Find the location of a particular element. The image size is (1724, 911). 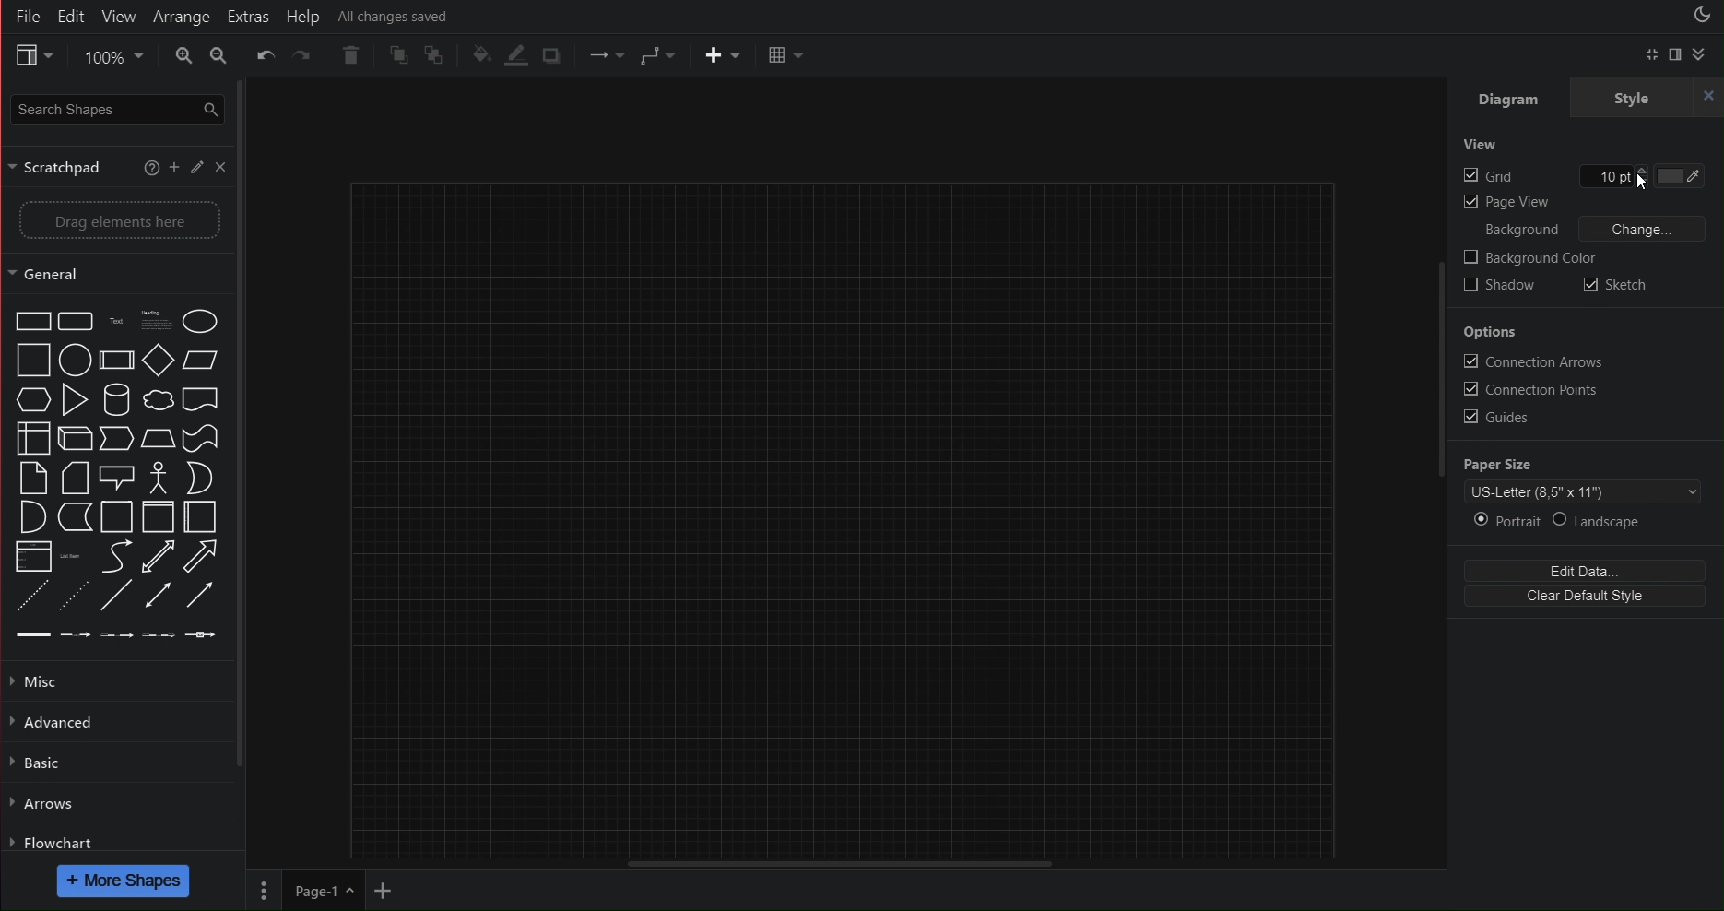

ellipse is located at coordinates (77, 359).